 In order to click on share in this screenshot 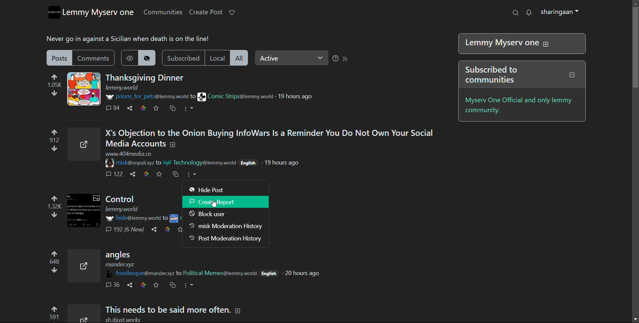, I will do `click(130, 108)`.